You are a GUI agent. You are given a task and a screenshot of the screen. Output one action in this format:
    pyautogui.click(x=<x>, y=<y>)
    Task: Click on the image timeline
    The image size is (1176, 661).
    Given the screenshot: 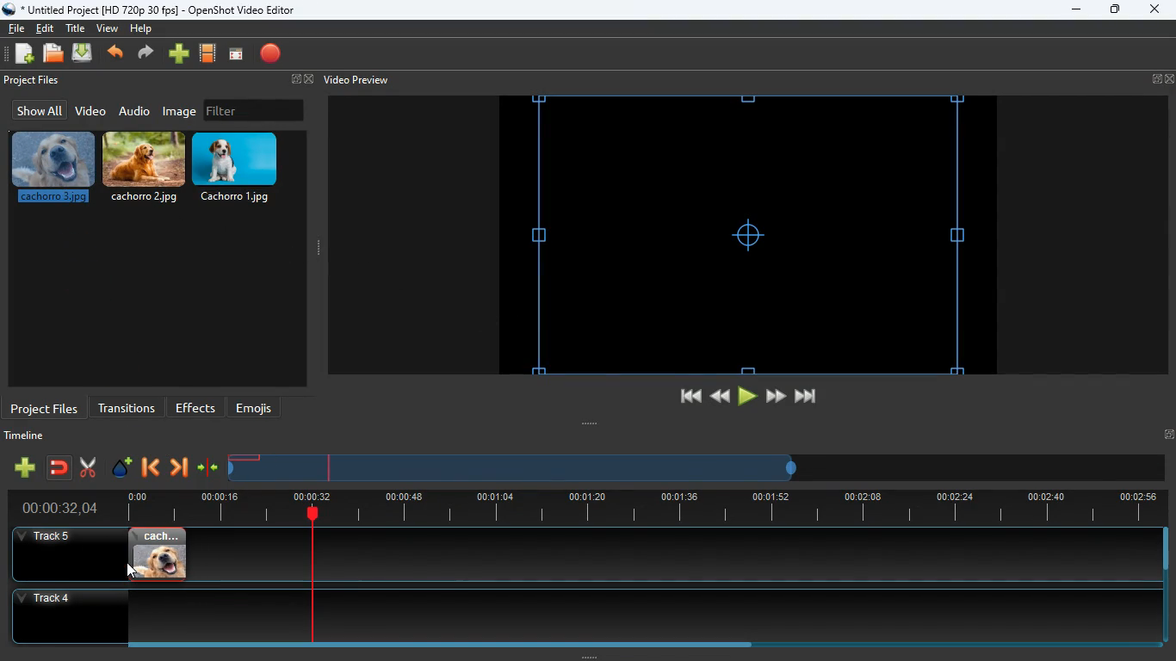 What is the action you would take?
    pyautogui.click(x=244, y=458)
    